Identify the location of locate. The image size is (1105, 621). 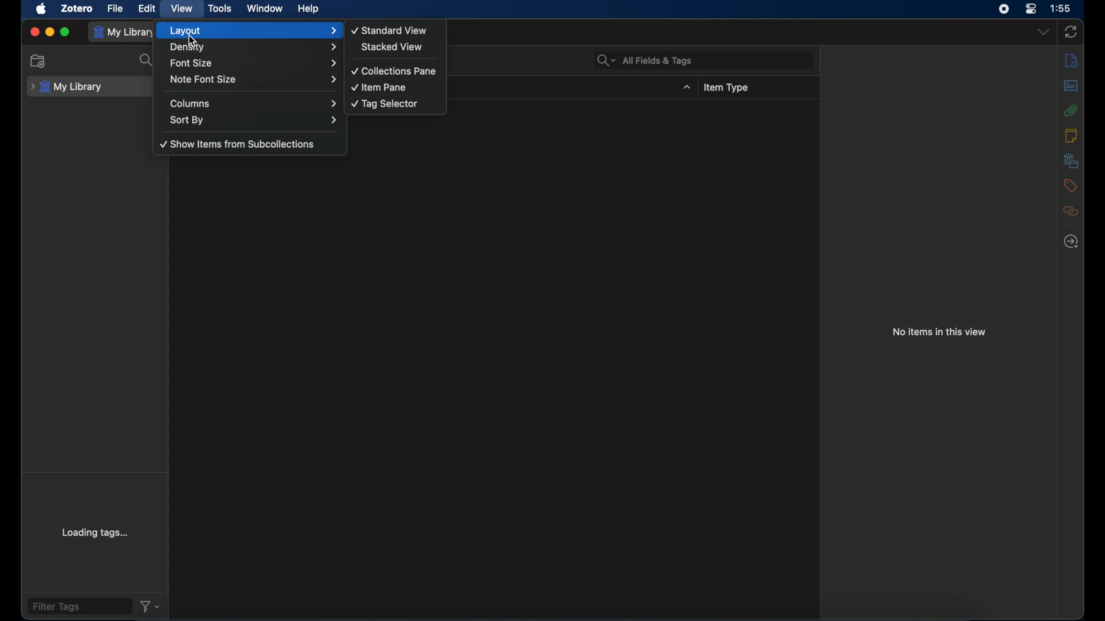
(1073, 241).